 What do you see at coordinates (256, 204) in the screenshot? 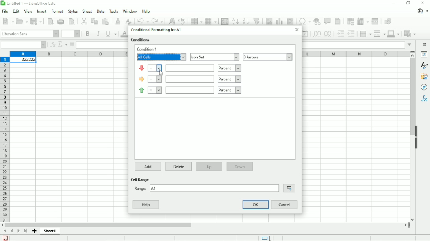
I see `OK` at bounding box center [256, 204].